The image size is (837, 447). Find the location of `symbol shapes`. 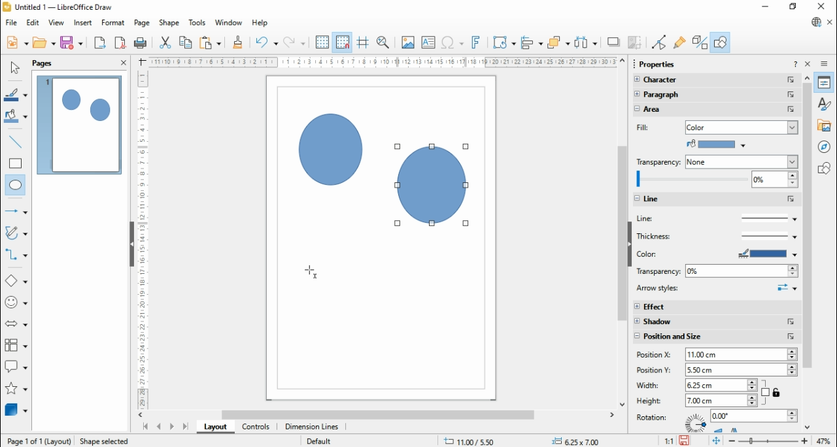

symbol shapes is located at coordinates (17, 304).